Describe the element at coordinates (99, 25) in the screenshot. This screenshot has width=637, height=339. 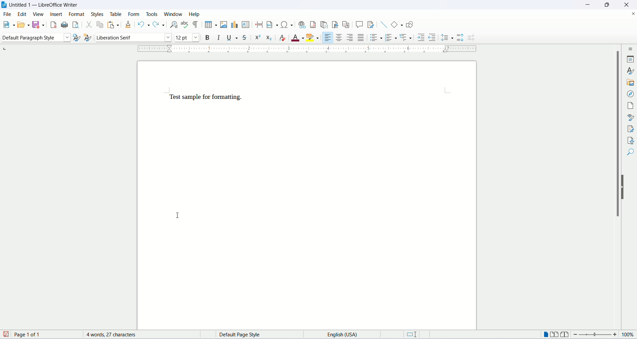
I see `copy` at that location.